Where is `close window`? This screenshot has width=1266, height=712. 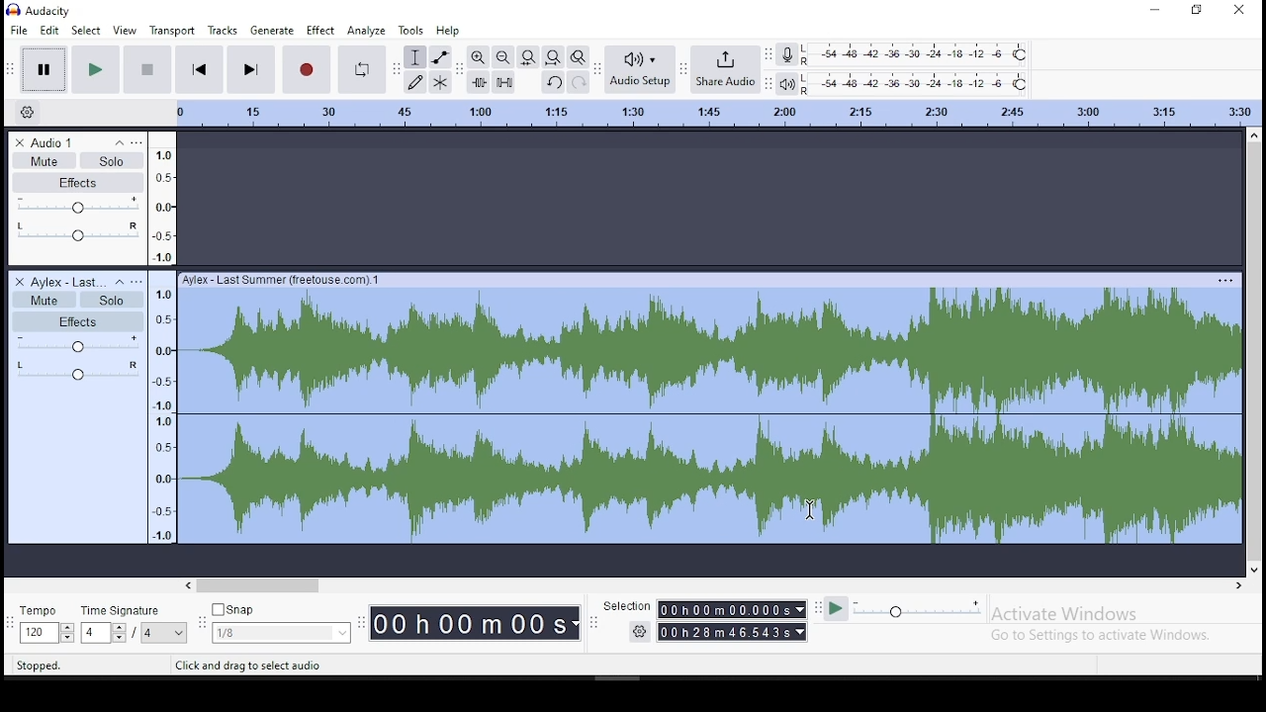
close window is located at coordinates (1243, 10).